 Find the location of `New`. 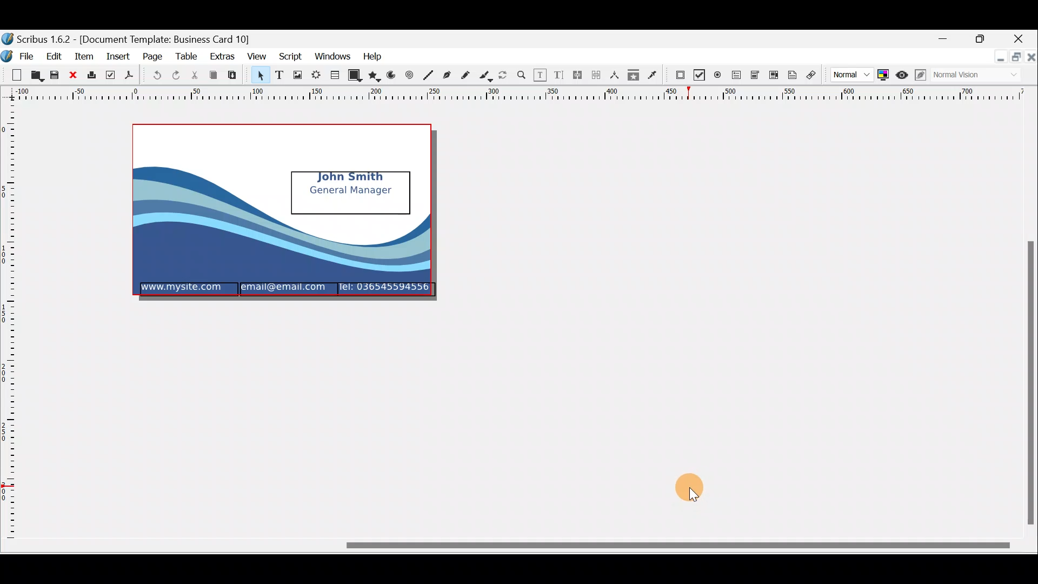

New is located at coordinates (13, 76).